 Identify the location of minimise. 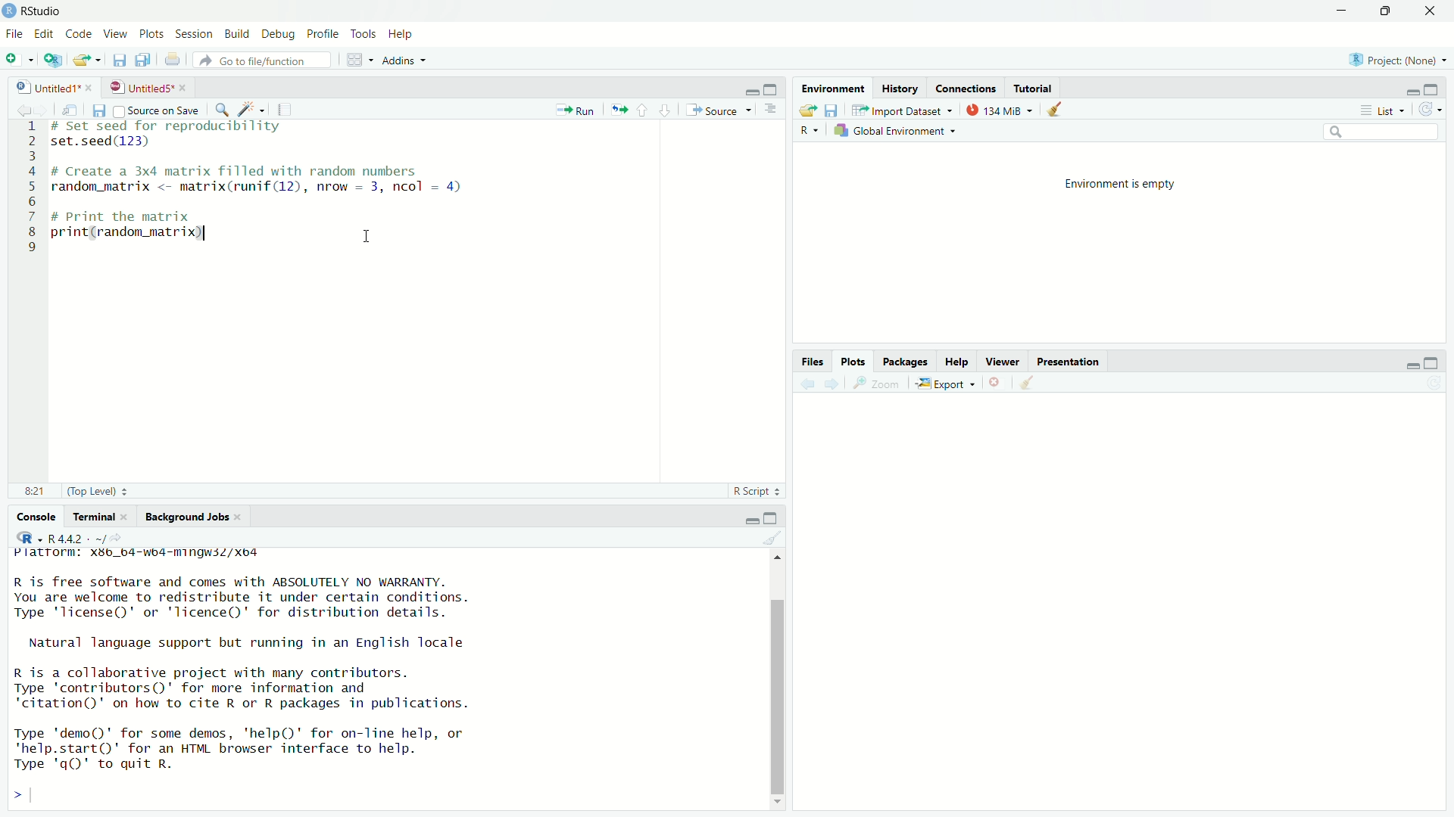
(744, 91).